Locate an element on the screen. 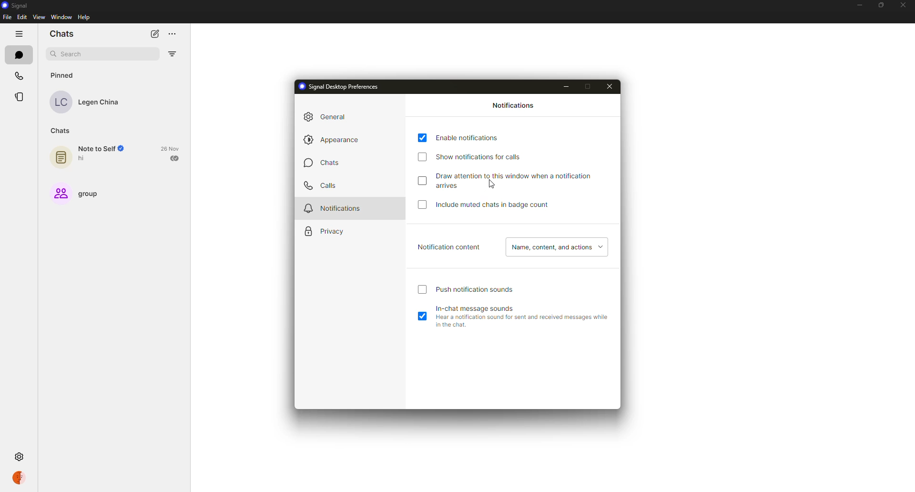  signal desktop preferences is located at coordinates (338, 86).